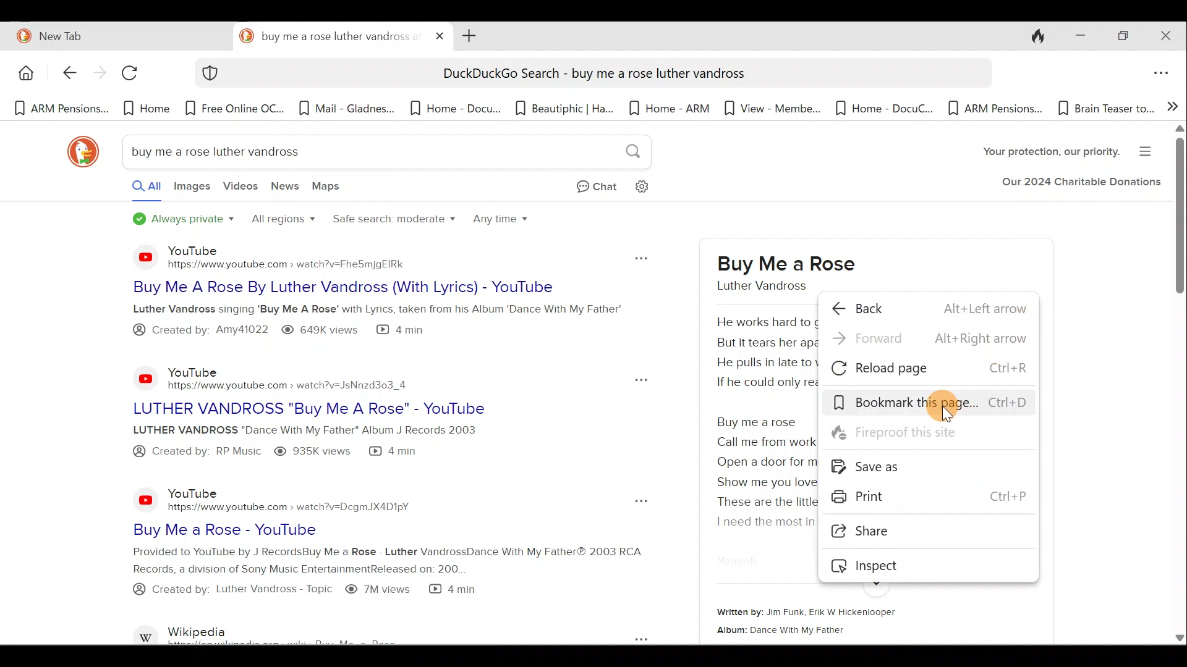 The image size is (1187, 667). Describe the element at coordinates (237, 108) in the screenshot. I see `Bookmark 3` at that location.